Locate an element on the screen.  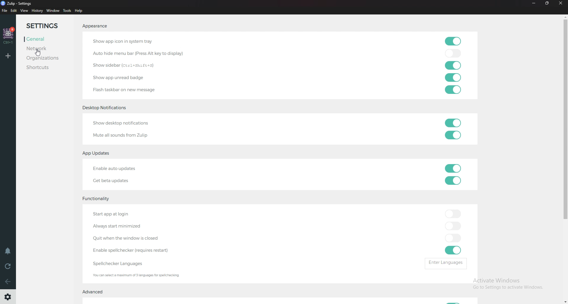
Go back is located at coordinates (8, 281).